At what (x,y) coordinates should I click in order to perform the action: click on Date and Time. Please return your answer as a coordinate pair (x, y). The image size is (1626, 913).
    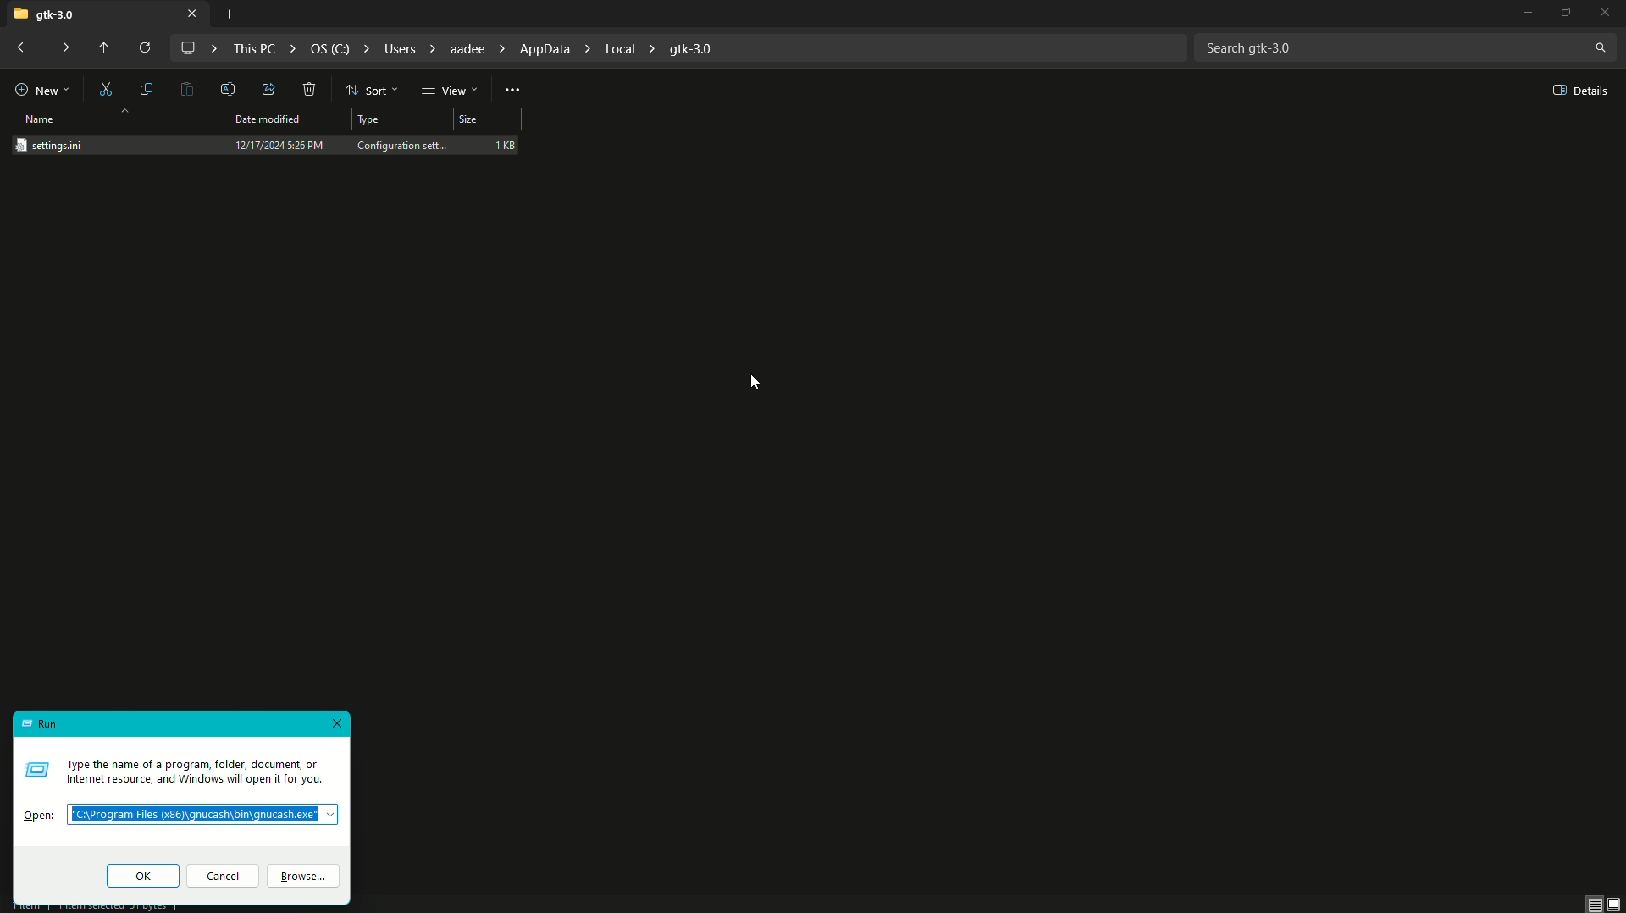
    Looking at the image, I should click on (279, 145).